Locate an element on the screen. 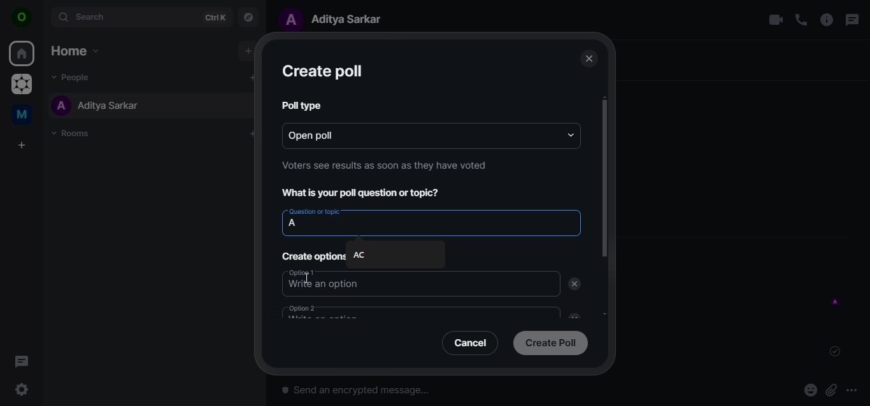 The height and width of the screenshot is (406, 870). add is located at coordinates (247, 51).